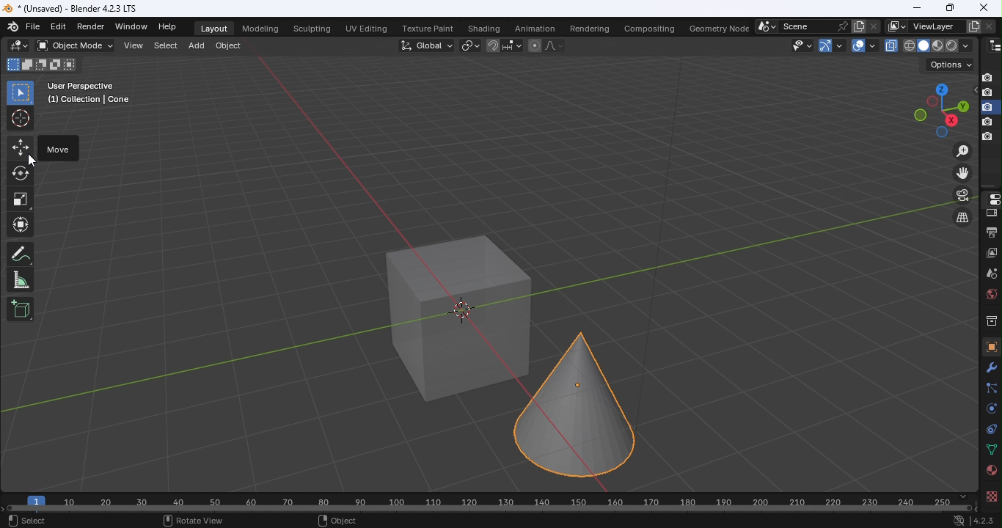  Describe the element at coordinates (20, 256) in the screenshot. I see `Annotate` at that location.